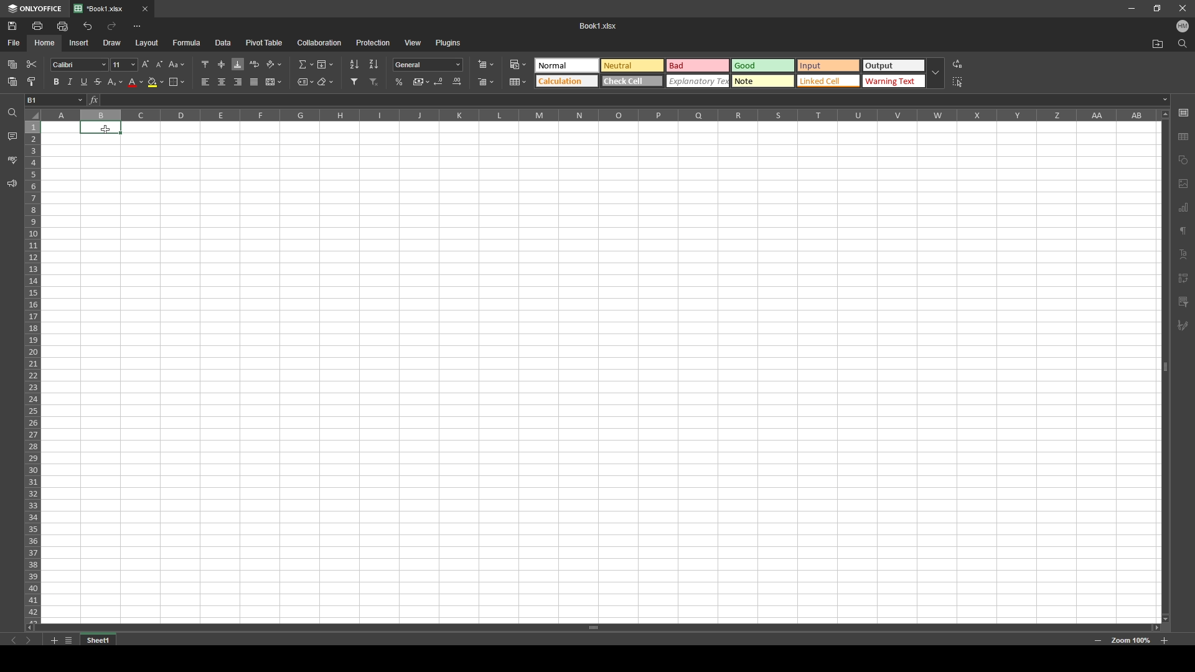 The width and height of the screenshot is (1195, 672). What do you see at coordinates (63, 26) in the screenshot?
I see `quick print` at bounding box center [63, 26].